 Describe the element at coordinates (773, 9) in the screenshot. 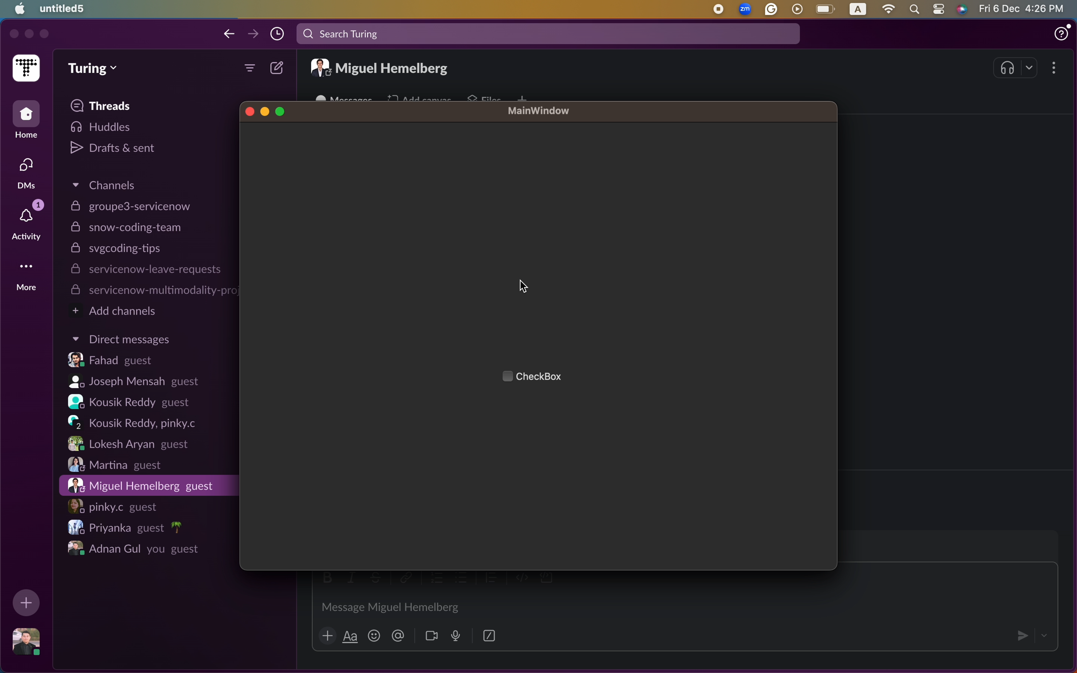

I see `G` at that location.